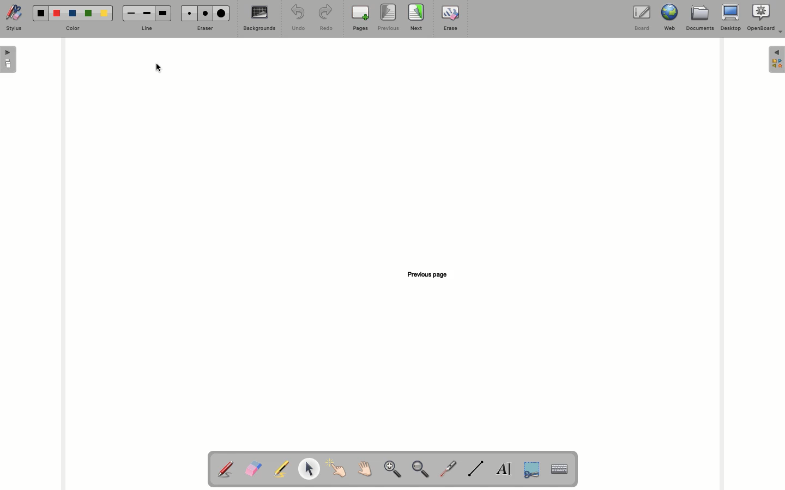 The height and width of the screenshot is (490, 785). I want to click on Line, so click(144, 29).